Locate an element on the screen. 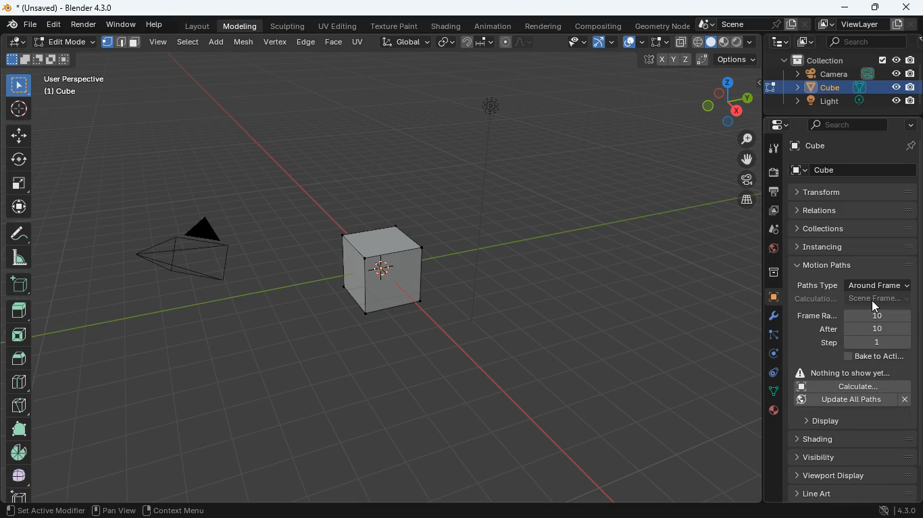  search is located at coordinates (847, 124).